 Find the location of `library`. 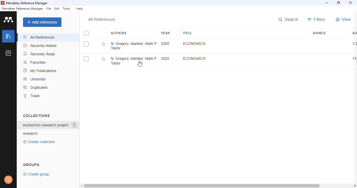

library is located at coordinates (9, 36).